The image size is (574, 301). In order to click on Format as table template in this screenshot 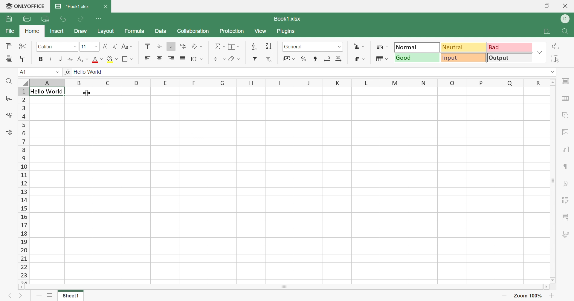, I will do `click(383, 59)`.